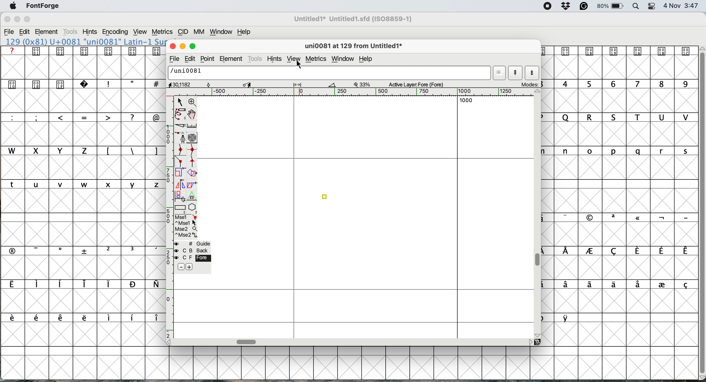 This screenshot has width=706, height=382. I want to click on Metrics, so click(162, 33).